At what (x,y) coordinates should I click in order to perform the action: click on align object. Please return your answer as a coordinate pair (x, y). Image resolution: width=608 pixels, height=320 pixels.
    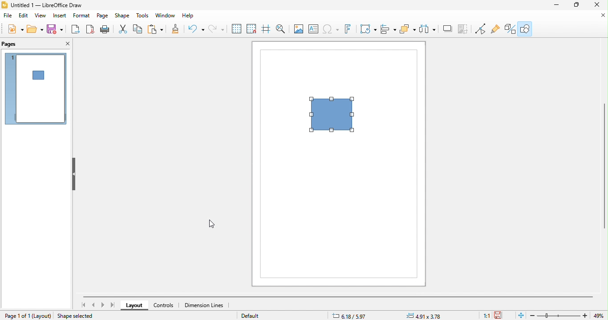
    Looking at the image, I should click on (388, 29).